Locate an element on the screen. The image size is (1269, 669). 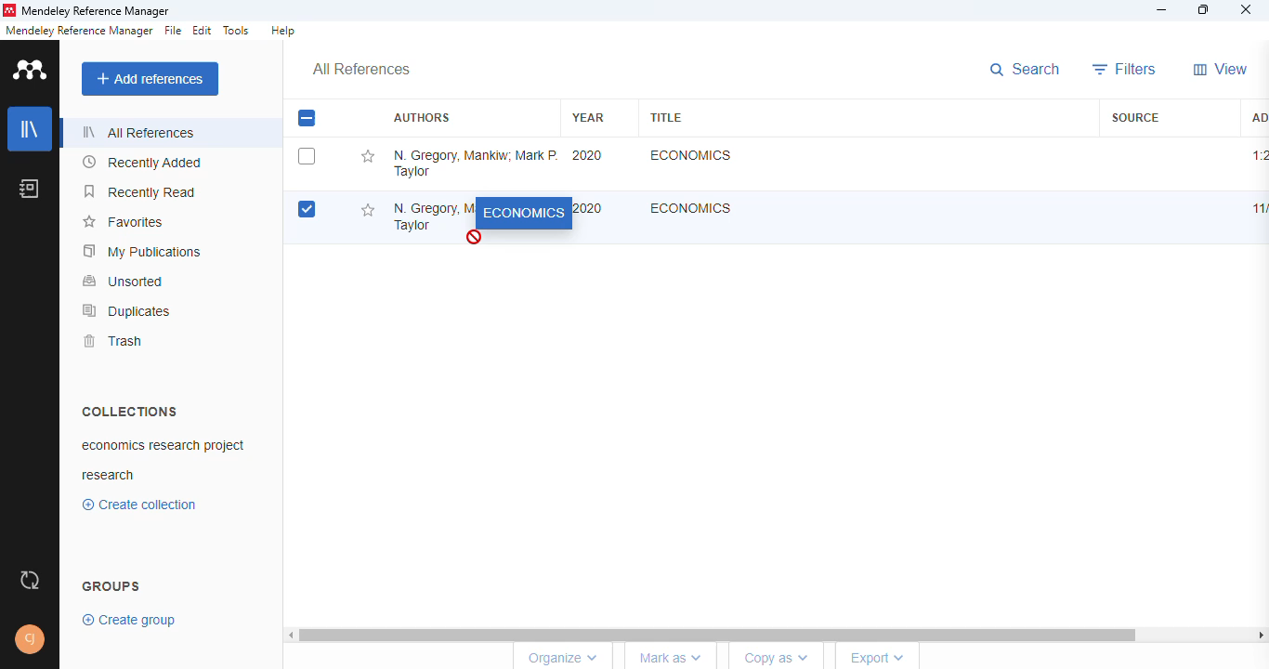
new research project created is located at coordinates (162, 445).